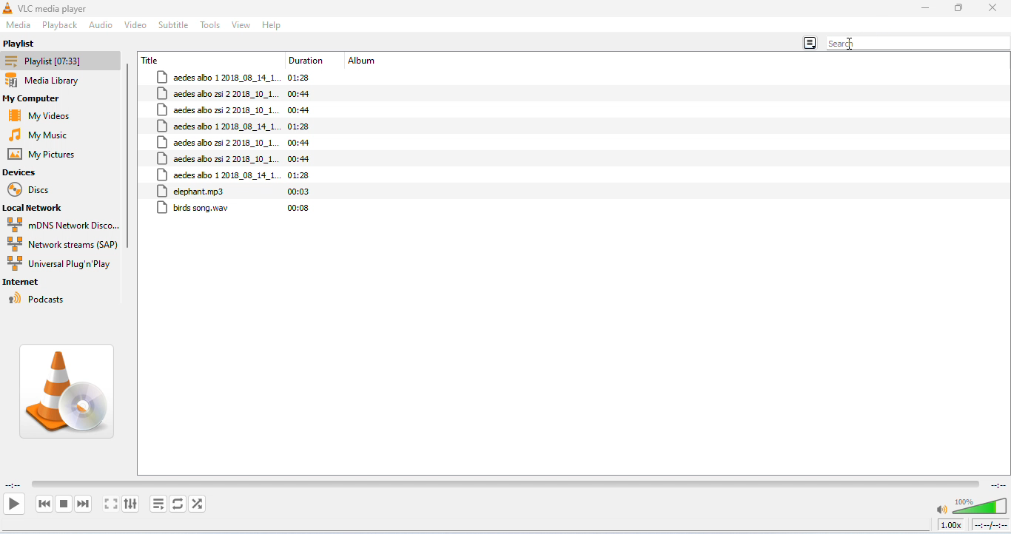 The image size is (1011, 534). Describe the element at coordinates (850, 44) in the screenshot. I see `Cursor Position` at that location.